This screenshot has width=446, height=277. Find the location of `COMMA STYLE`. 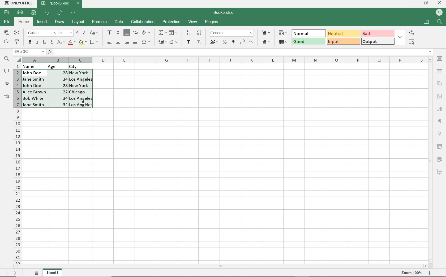

COMMA STYLE is located at coordinates (233, 42).